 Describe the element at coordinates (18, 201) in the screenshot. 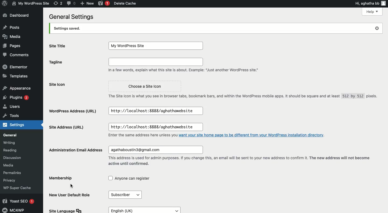

I see `Yoast SEO` at that location.